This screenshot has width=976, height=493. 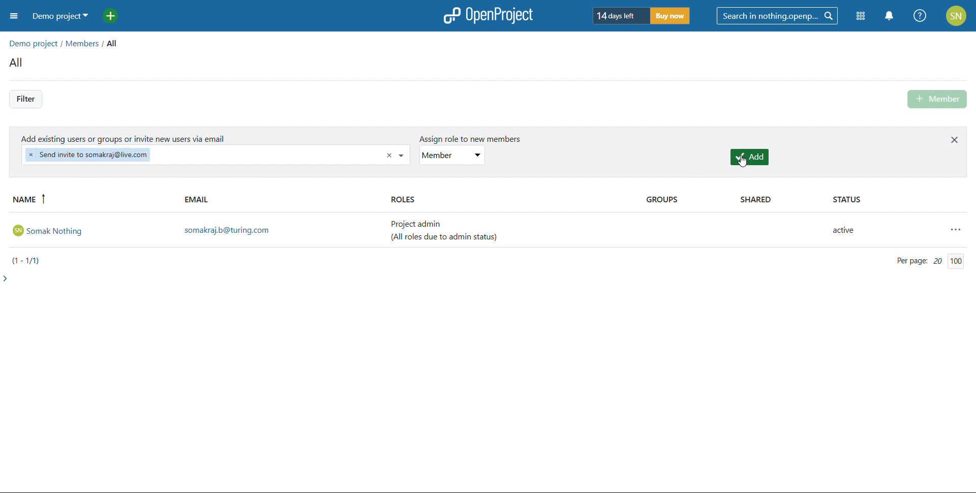 I want to click on groups, so click(x=682, y=200).